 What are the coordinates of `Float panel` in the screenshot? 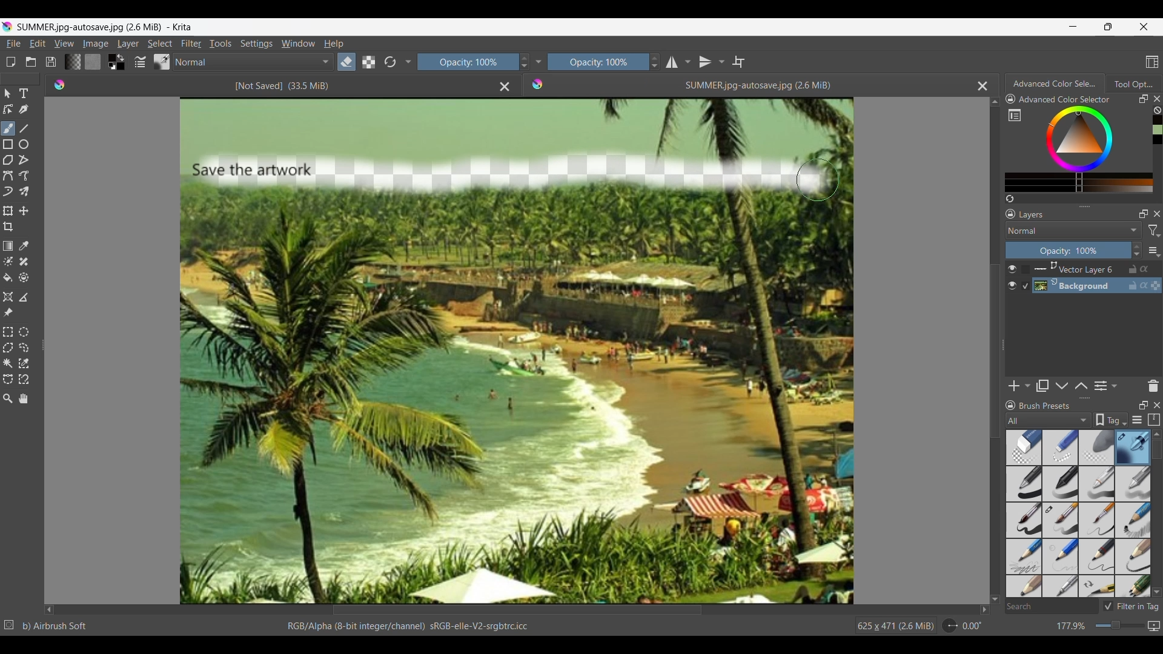 It's located at (1142, 406).